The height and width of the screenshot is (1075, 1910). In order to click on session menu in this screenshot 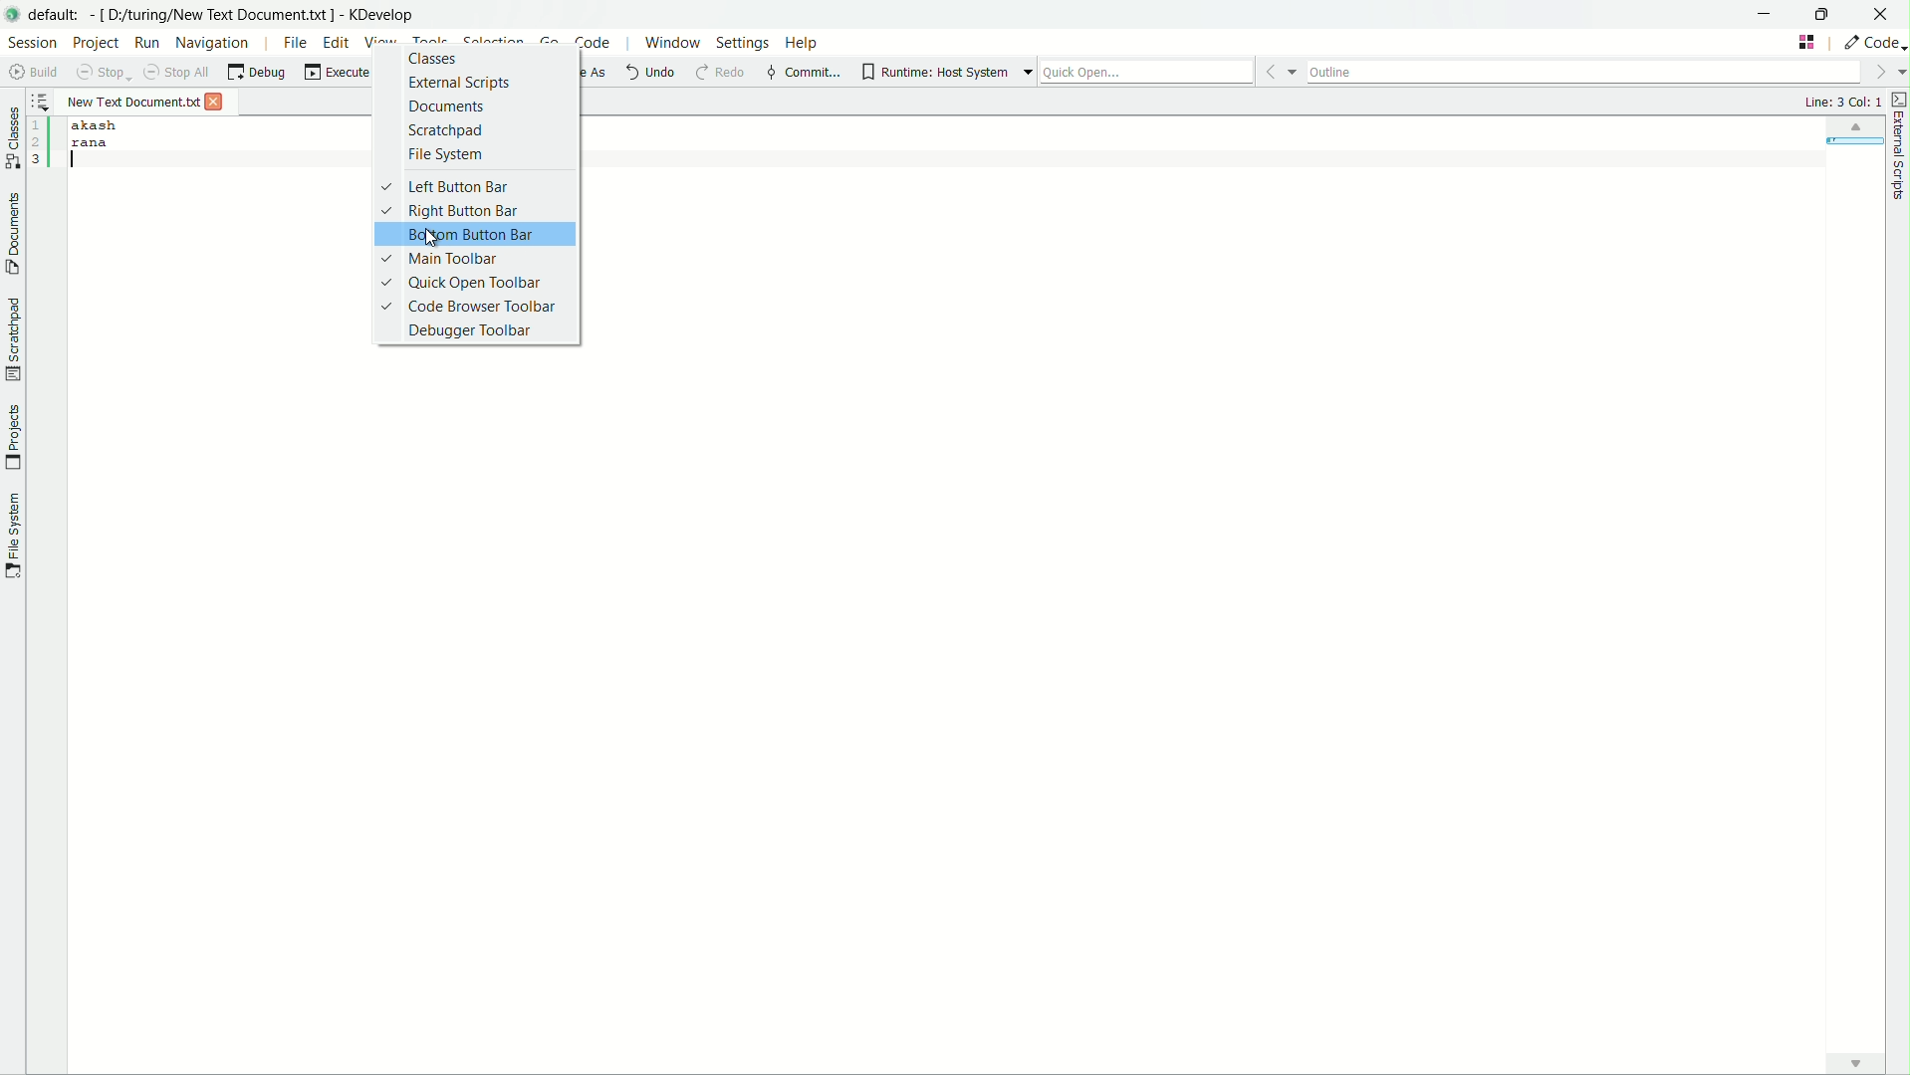, I will do `click(32, 42)`.